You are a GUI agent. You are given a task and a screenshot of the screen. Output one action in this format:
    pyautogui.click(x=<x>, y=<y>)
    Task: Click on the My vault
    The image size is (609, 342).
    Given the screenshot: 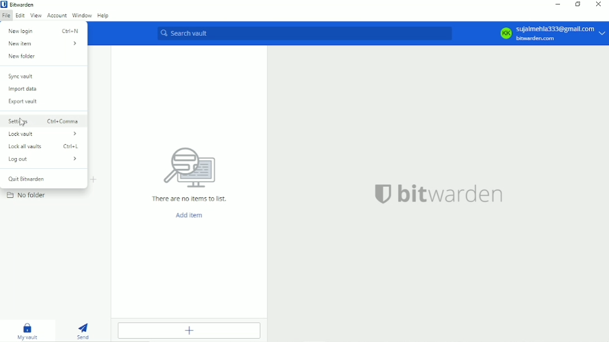 What is the action you would take?
    pyautogui.click(x=28, y=330)
    